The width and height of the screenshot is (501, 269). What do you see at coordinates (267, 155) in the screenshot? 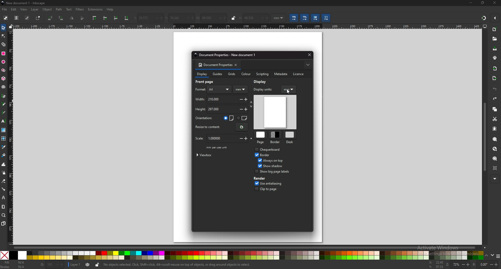
I see `border` at bounding box center [267, 155].